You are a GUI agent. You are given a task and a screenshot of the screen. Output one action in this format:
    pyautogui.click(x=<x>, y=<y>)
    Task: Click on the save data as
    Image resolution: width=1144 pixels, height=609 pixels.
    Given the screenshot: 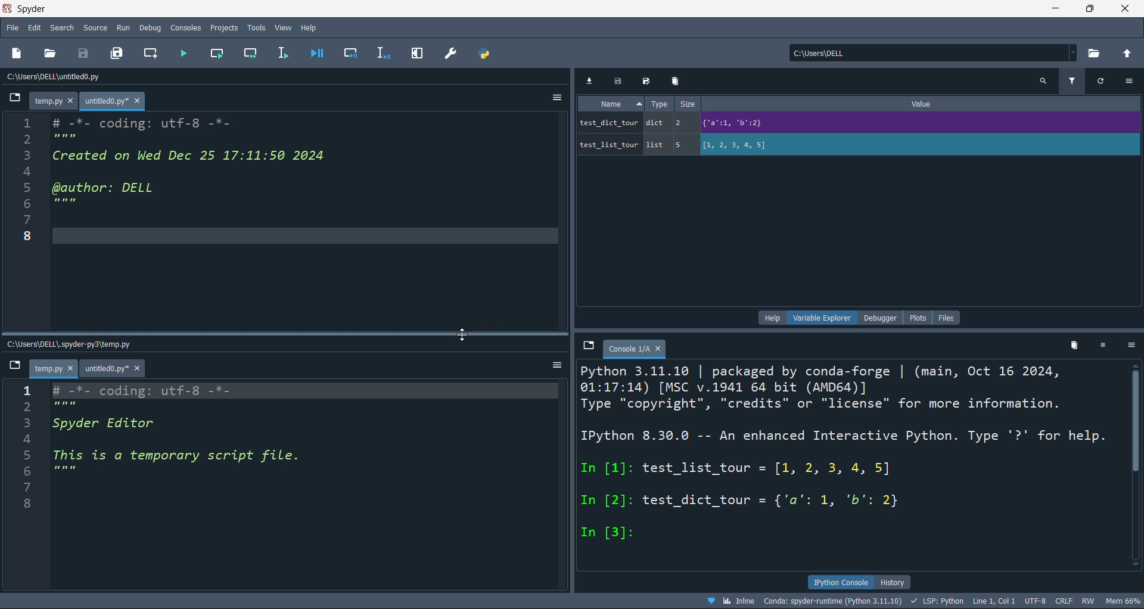 What is the action you would take?
    pyautogui.click(x=649, y=81)
    